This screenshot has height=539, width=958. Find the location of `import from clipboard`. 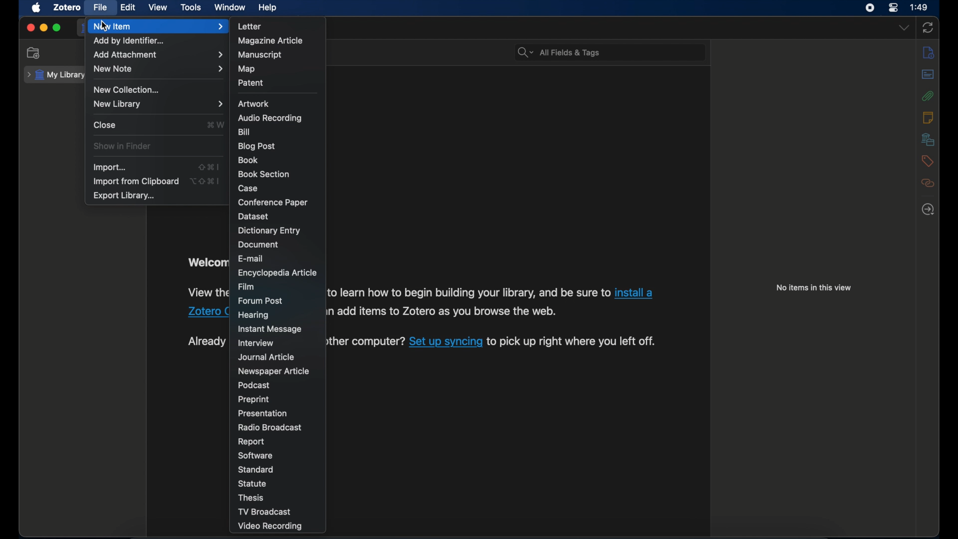

import from clipboard is located at coordinates (136, 182).